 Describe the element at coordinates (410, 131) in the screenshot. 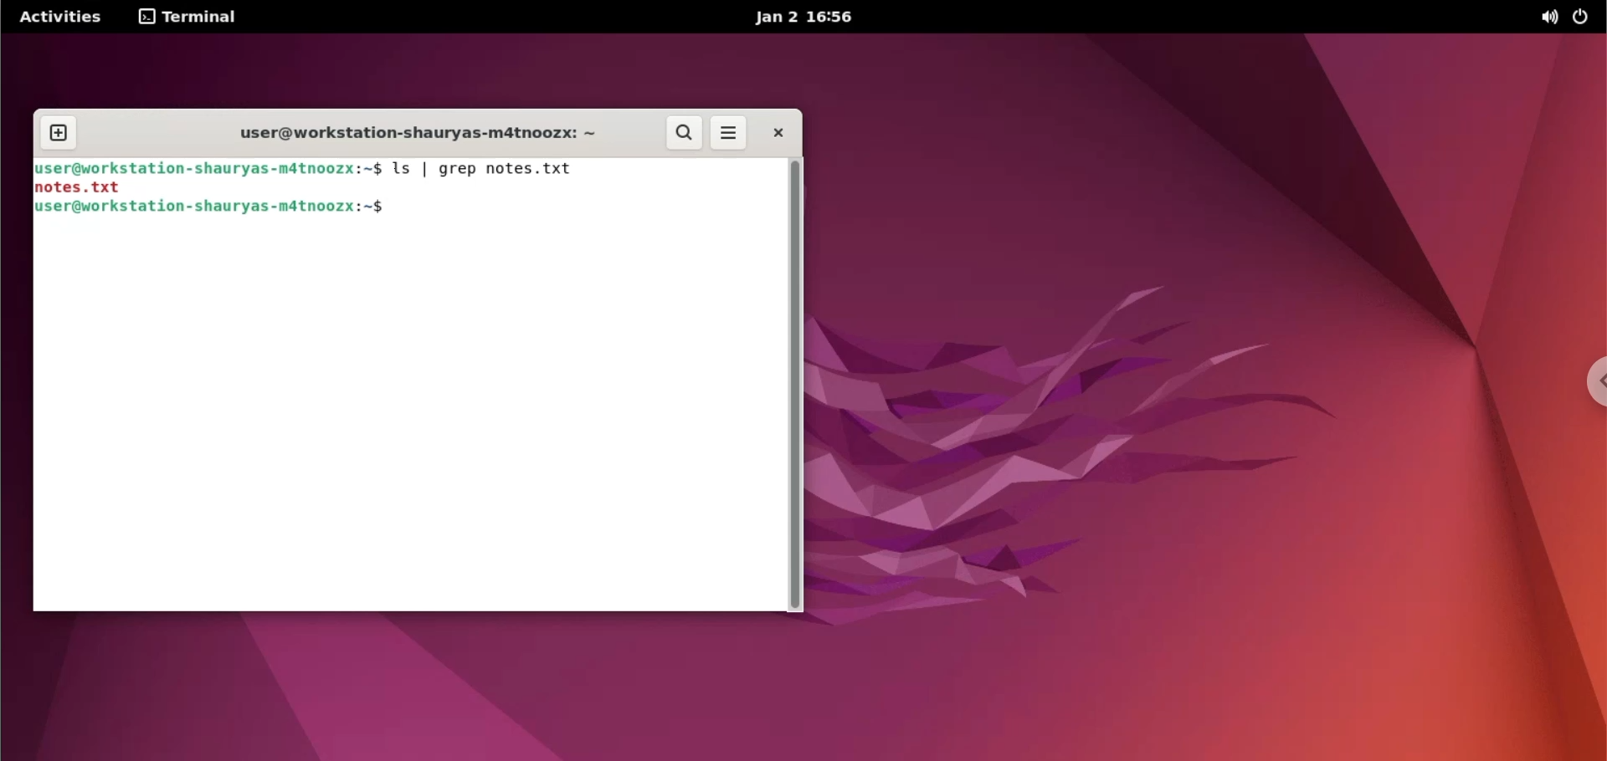

I see `user@workstation-shauryas-m4tnoozx: ~` at that location.